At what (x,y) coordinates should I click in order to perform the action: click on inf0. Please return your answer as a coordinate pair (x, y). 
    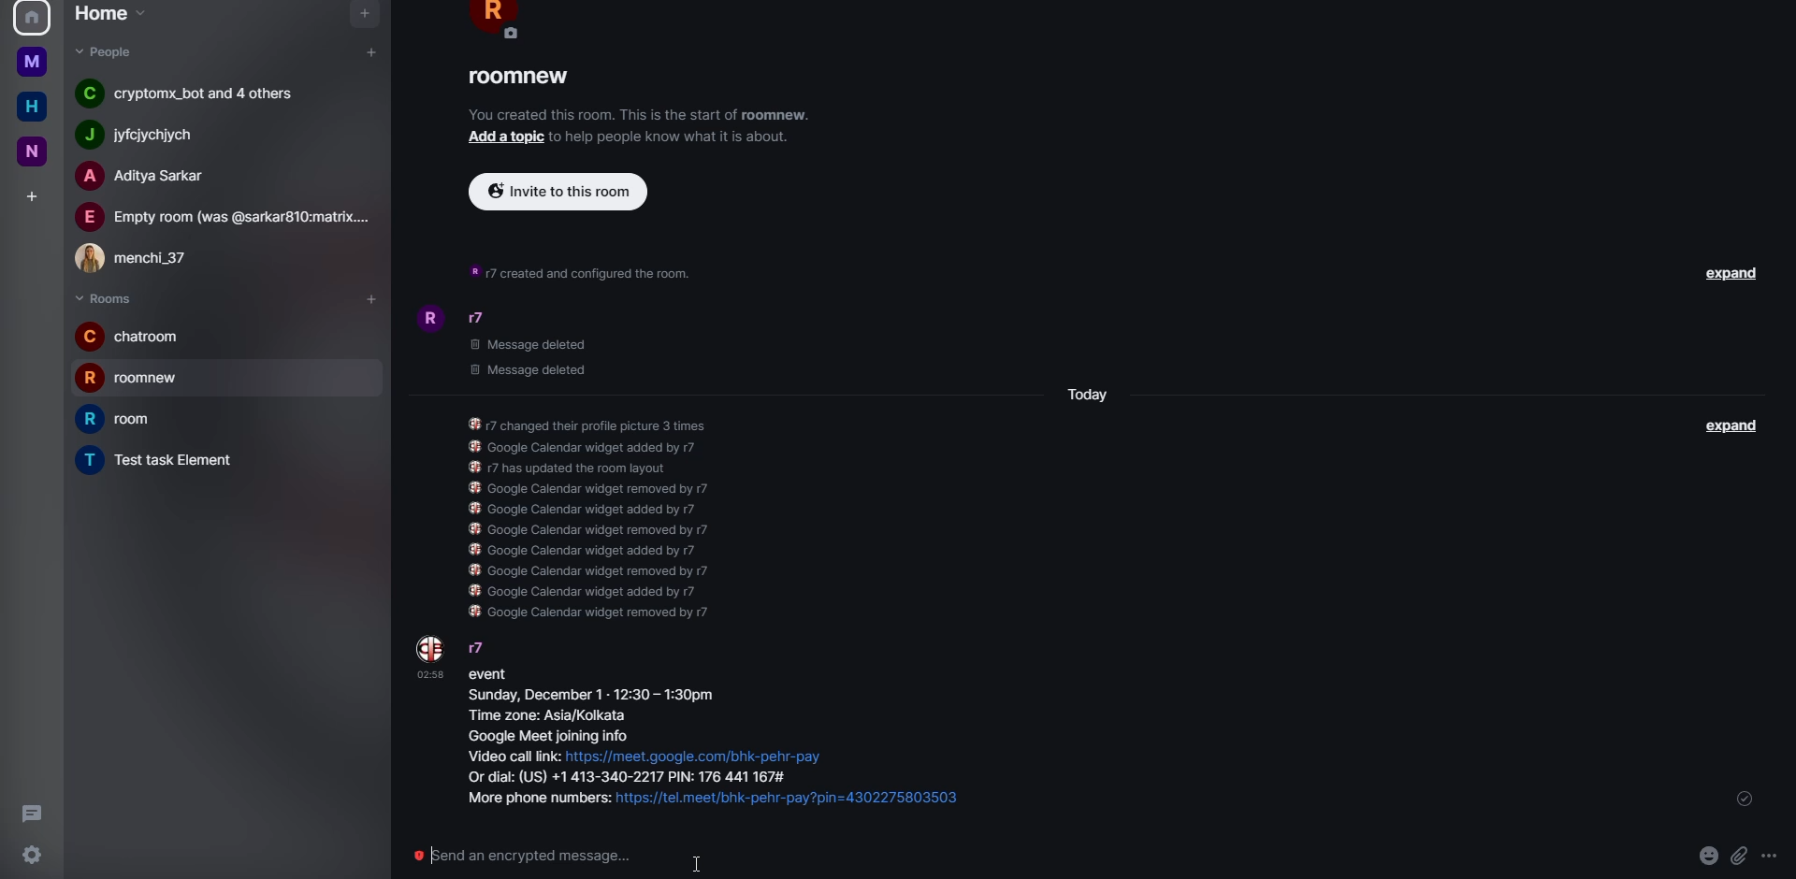
    Looking at the image, I should click on (1051, 26).